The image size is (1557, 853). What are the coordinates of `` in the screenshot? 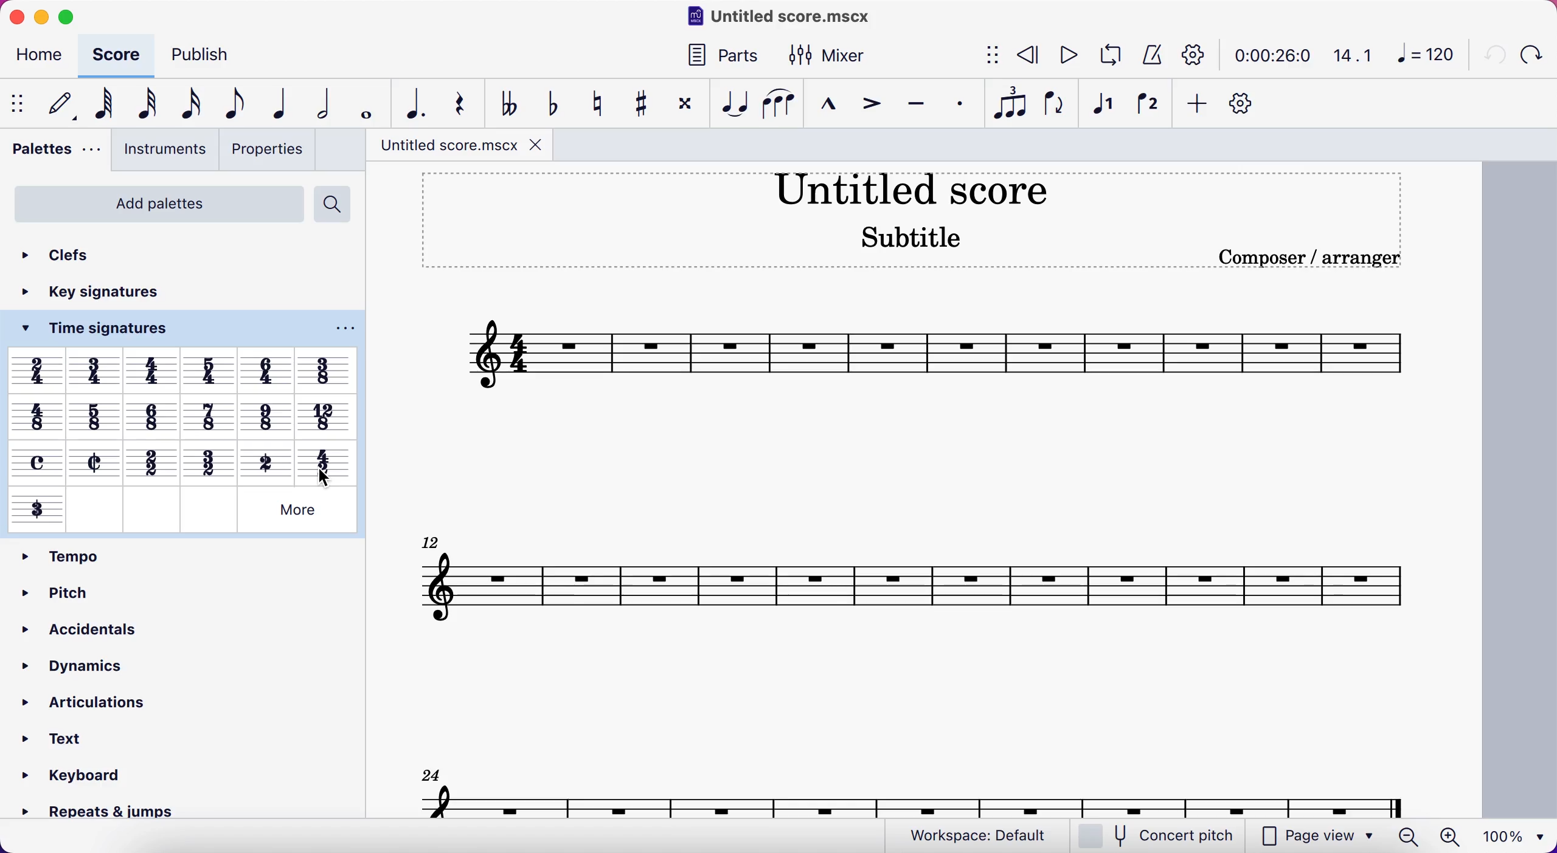 It's located at (95, 510).